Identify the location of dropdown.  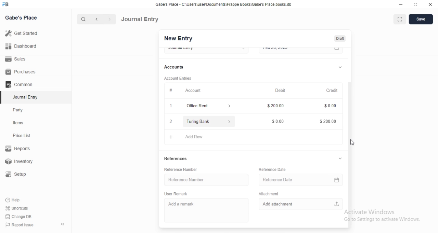
(339, 67).